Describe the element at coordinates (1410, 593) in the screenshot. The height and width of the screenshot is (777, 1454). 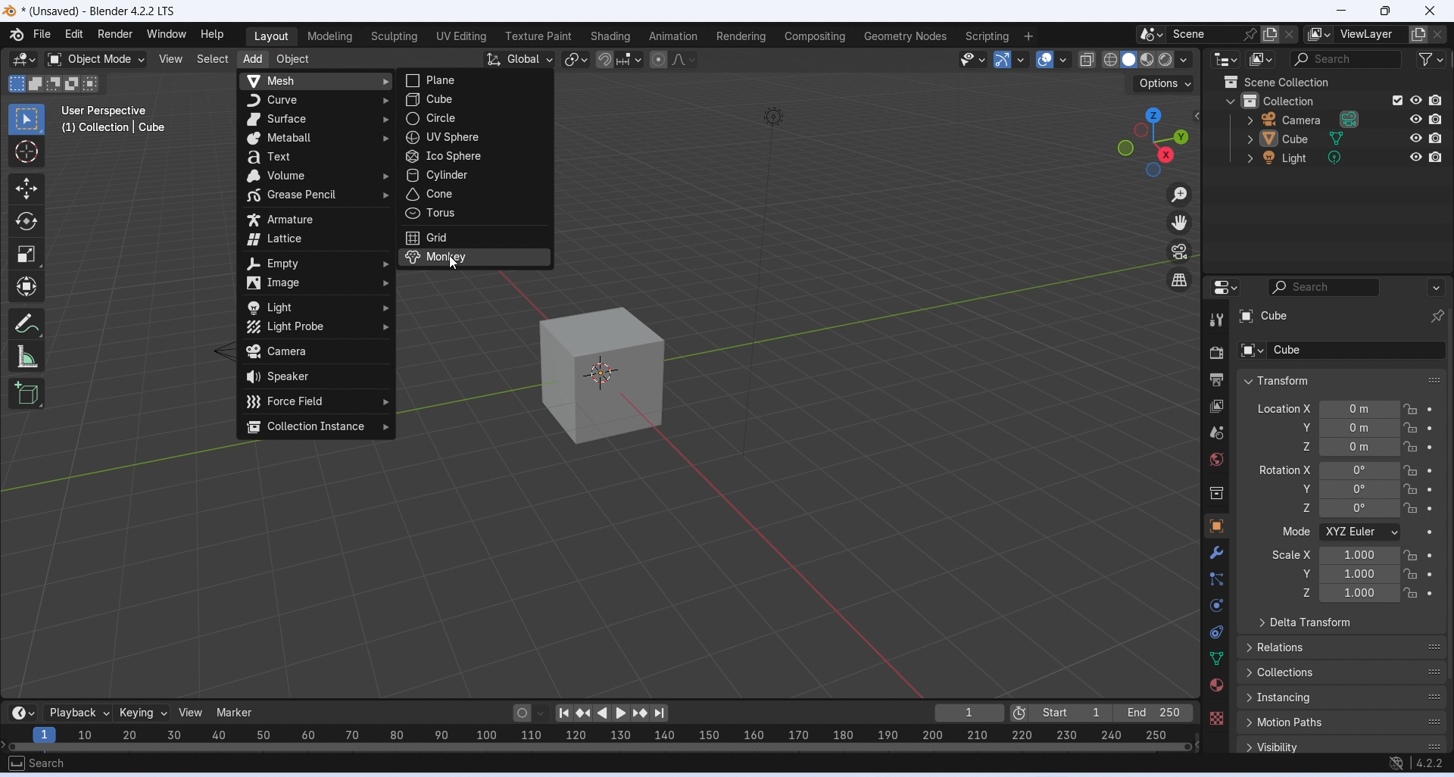
I see `lock location` at that location.